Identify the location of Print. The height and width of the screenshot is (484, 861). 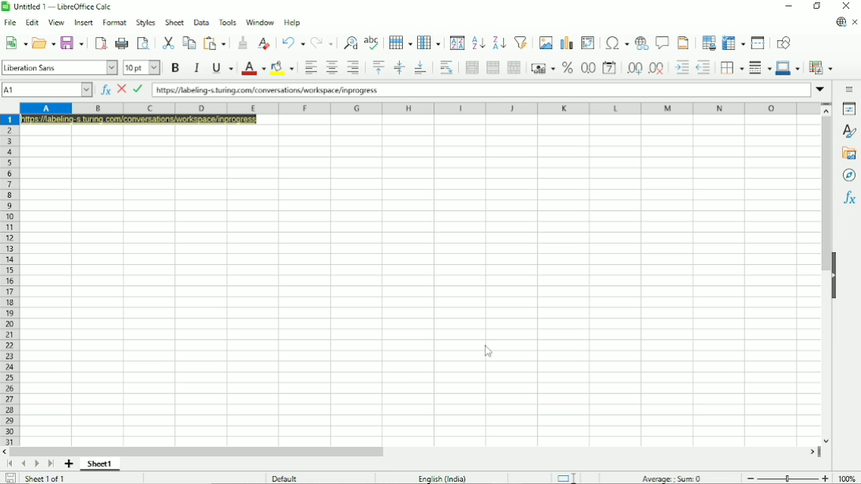
(121, 43).